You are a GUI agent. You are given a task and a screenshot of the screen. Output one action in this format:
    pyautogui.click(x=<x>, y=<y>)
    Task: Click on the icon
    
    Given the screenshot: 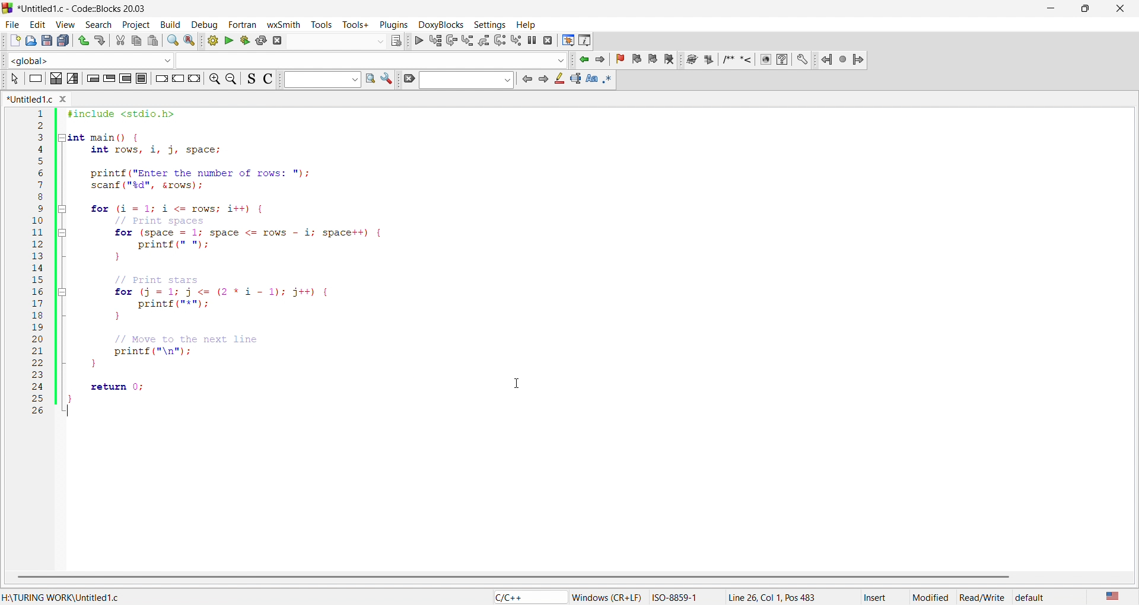 What is the action you would take?
    pyautogui.click(x=53, y=80)
    